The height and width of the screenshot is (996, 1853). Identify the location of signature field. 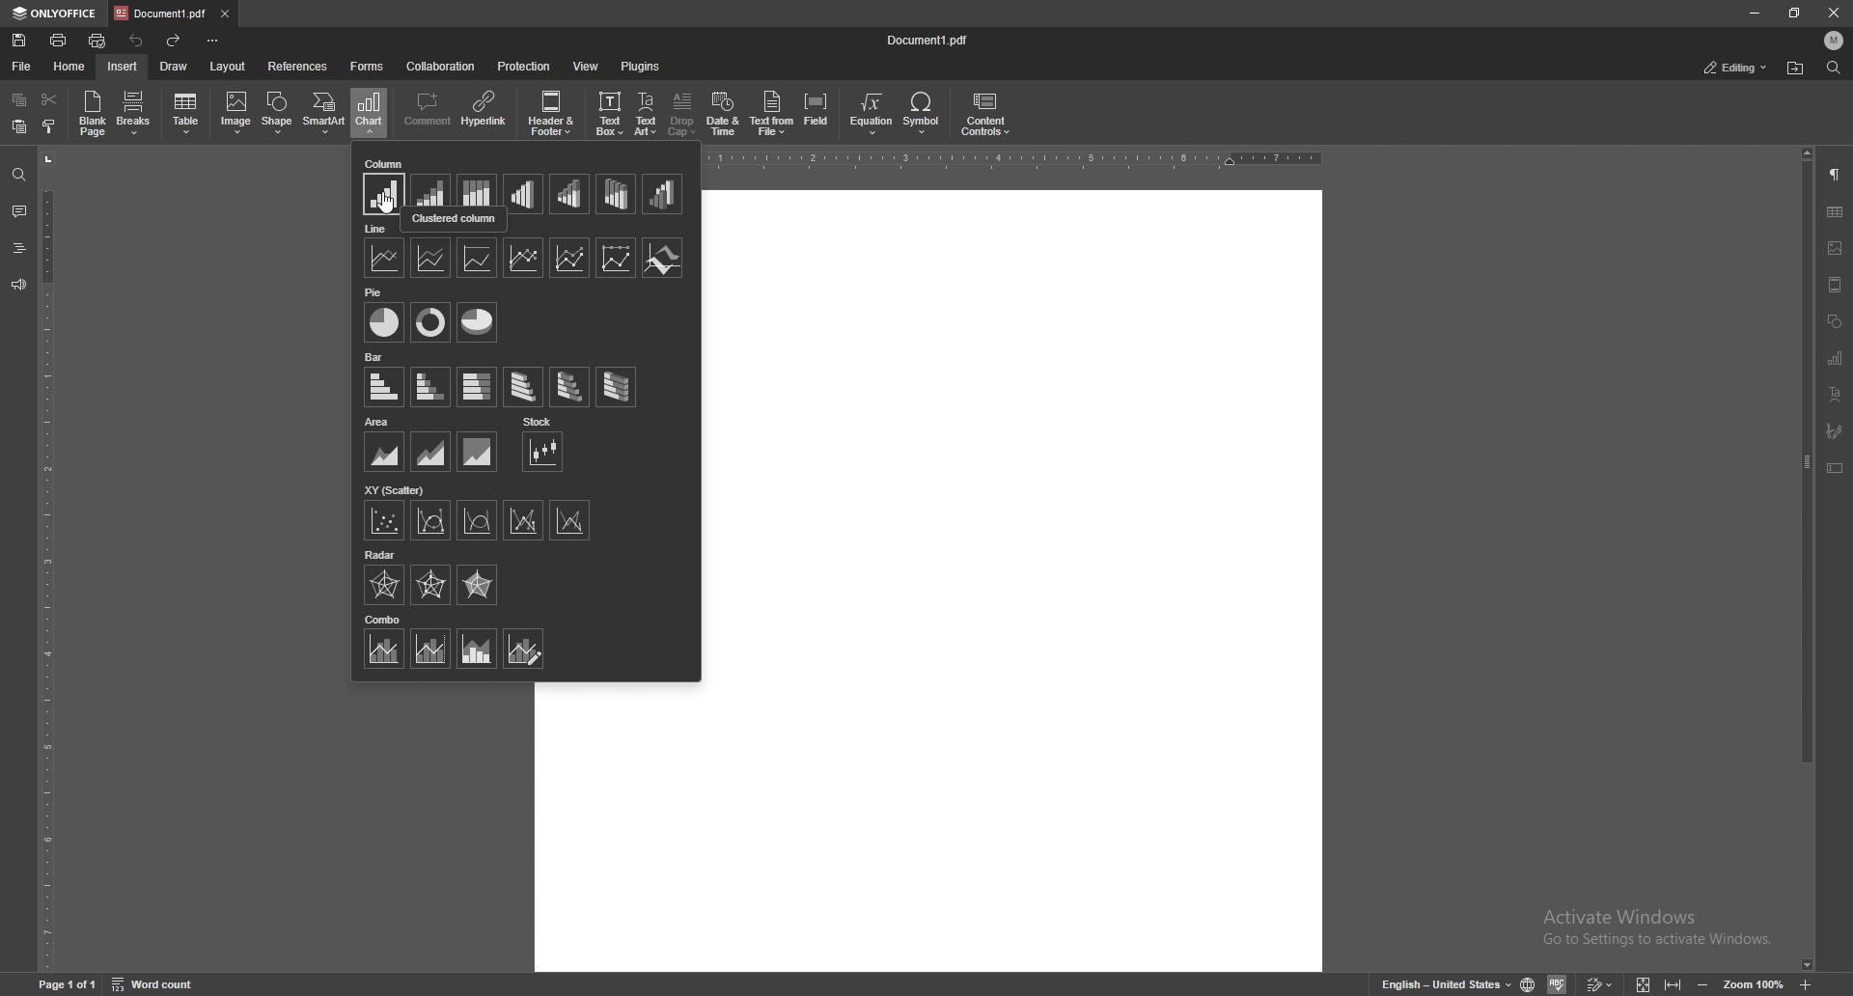
(1834, 431).